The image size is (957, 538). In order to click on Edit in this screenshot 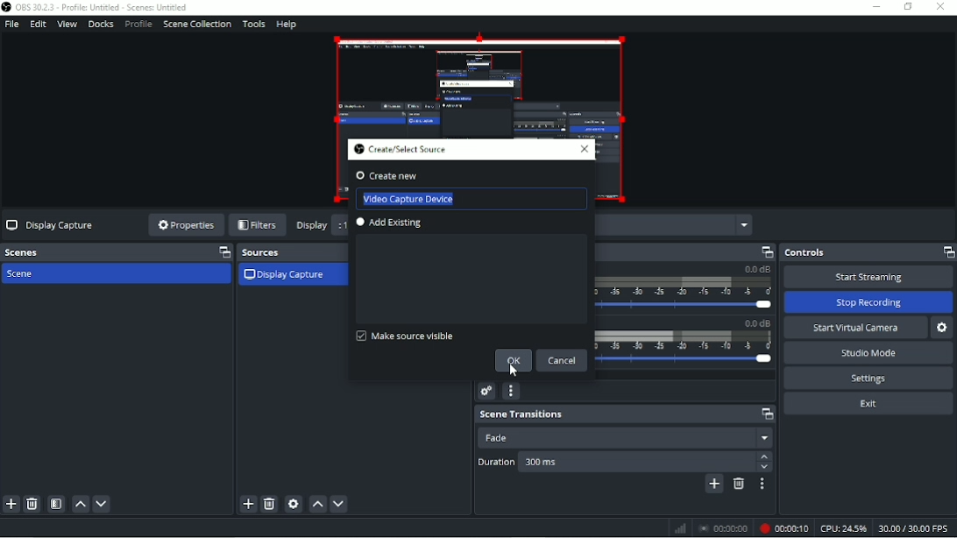, I will do `click(39, 24)`.